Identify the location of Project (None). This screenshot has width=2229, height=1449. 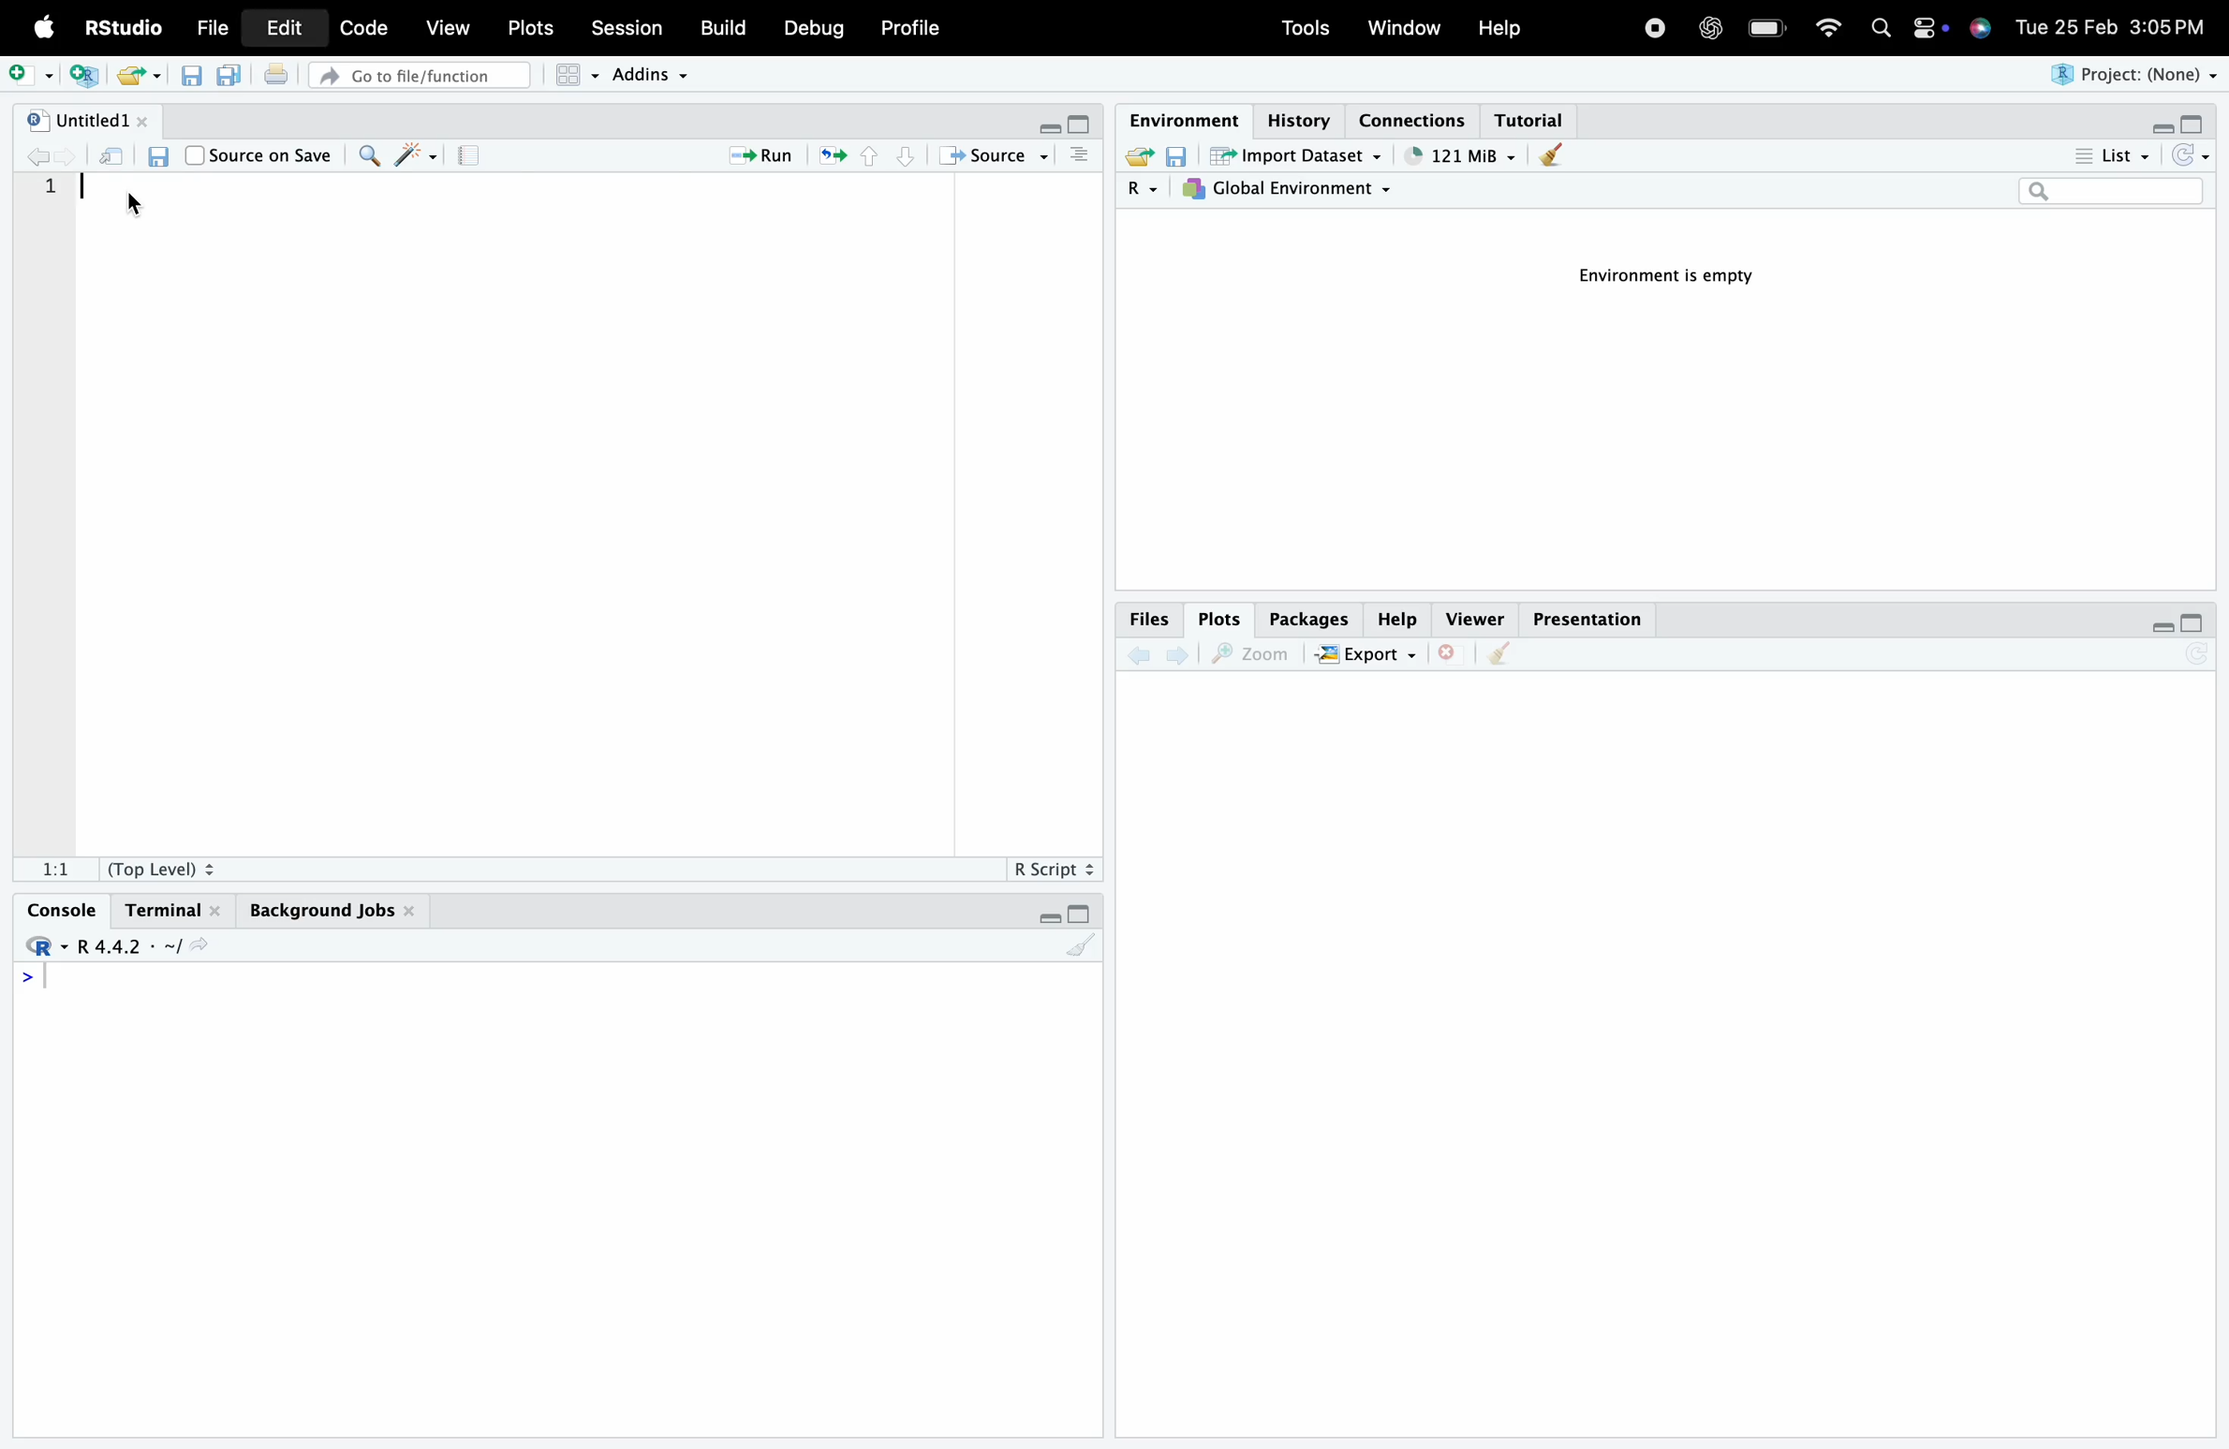
(2136, 77).